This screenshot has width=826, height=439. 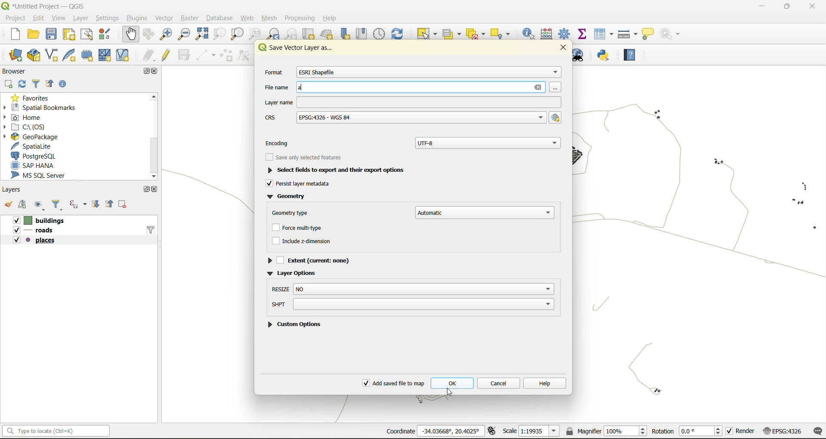 What do you see at coordinates (149, 54) in the screenshot?
I see `edits` at bounding box center [149, 54].